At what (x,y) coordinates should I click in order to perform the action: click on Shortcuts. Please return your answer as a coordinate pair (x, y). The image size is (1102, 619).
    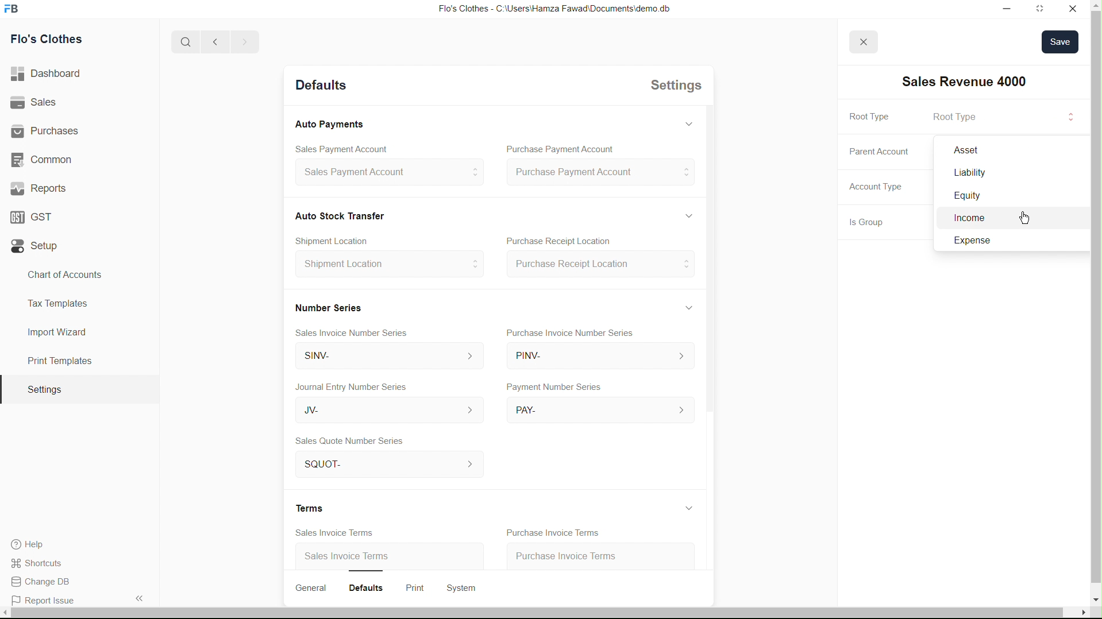
    Looking at the image, I should click on (43, 562).